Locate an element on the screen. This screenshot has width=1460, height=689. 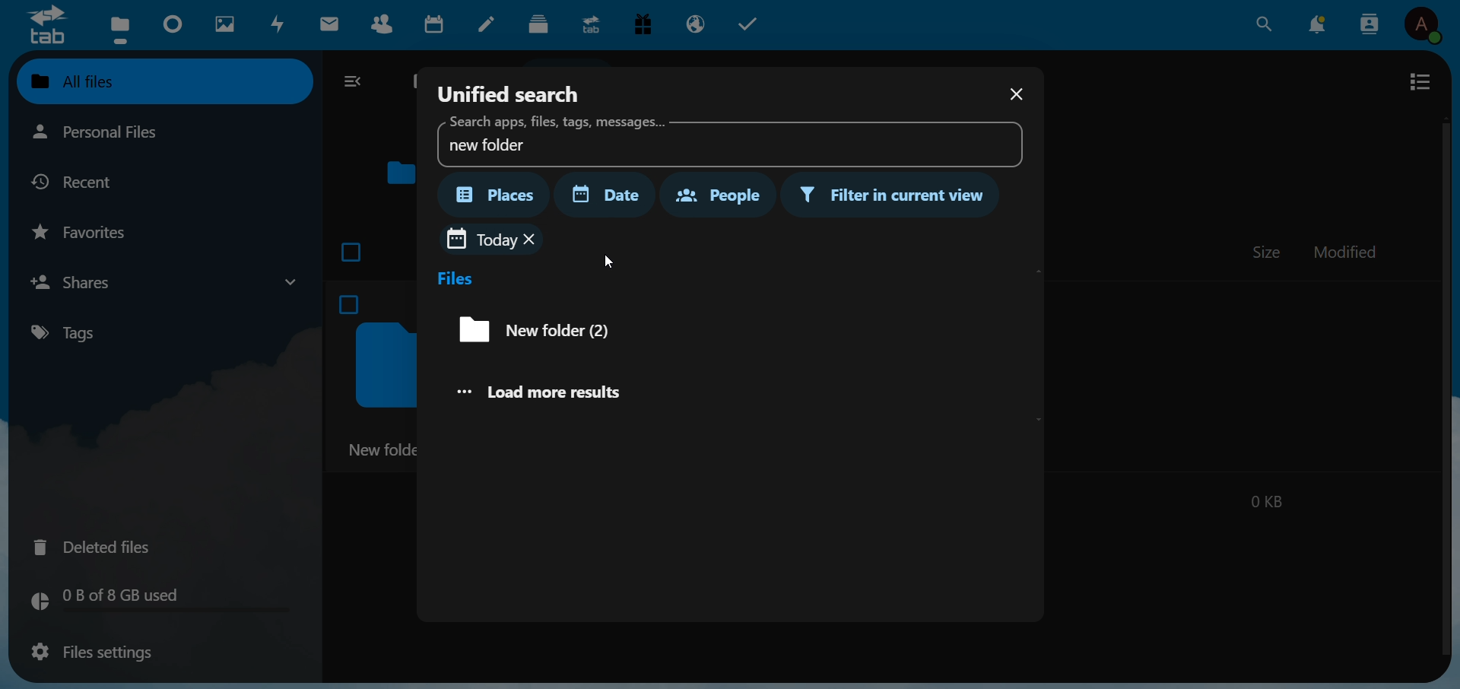
close dialog is located at coordinates (1014, 96).